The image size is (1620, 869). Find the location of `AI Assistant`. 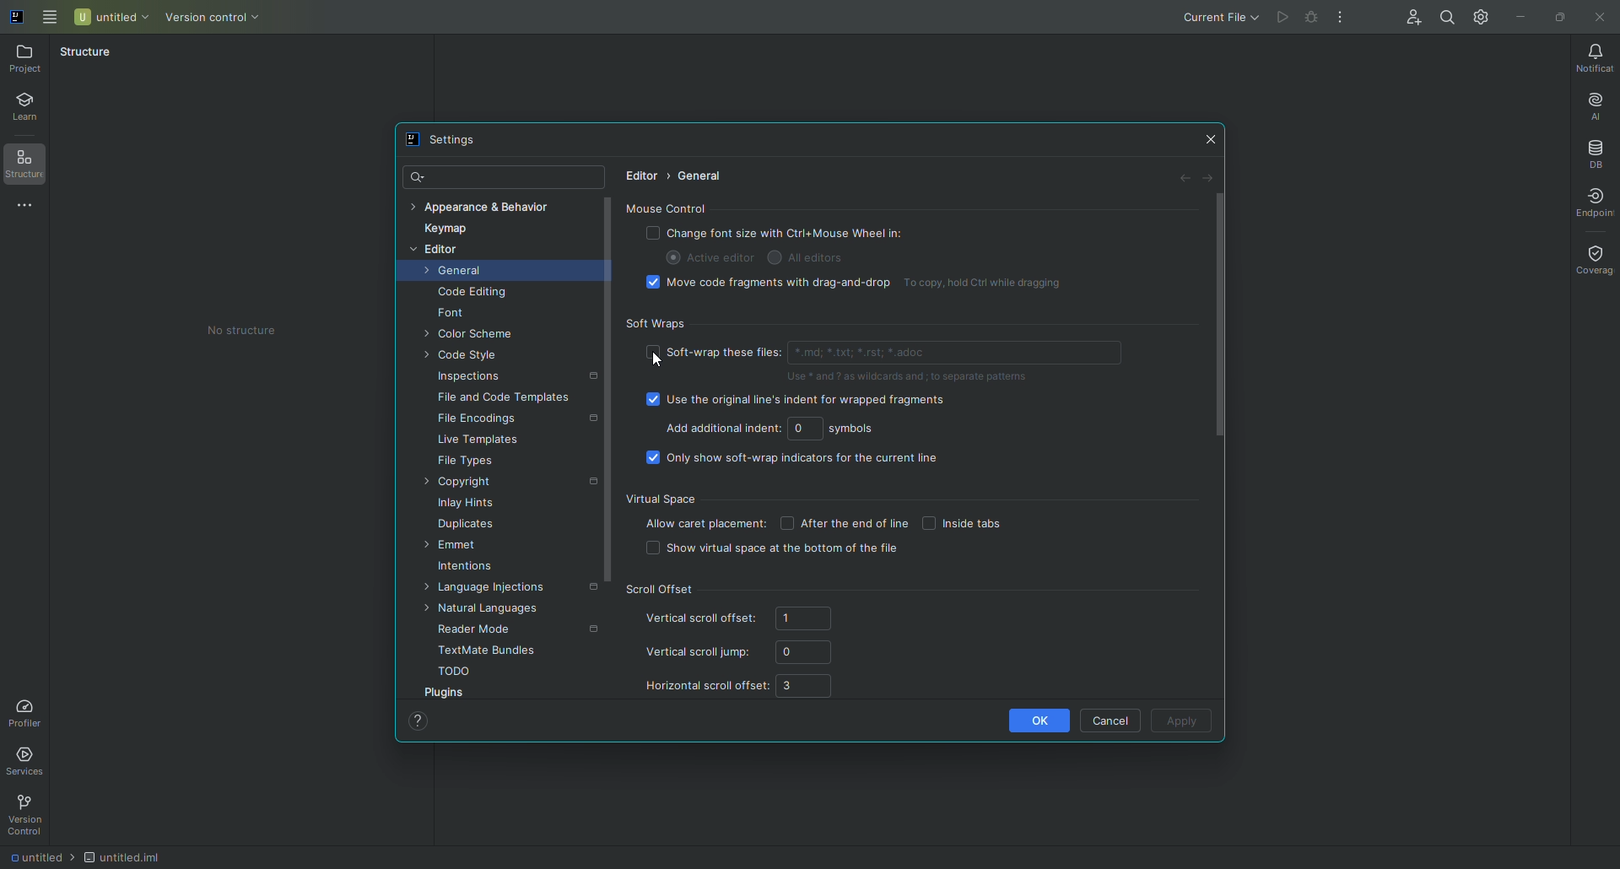

AI Assistant is located at coordinates (1593, 103).